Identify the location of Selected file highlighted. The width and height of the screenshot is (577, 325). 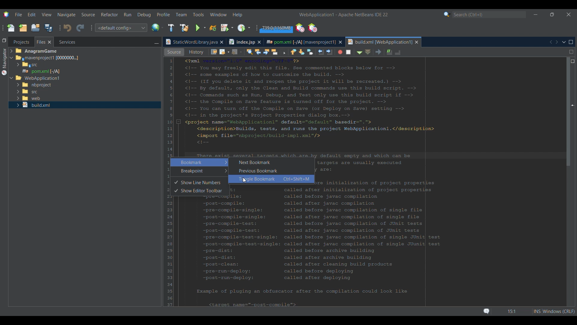
(85, 71).